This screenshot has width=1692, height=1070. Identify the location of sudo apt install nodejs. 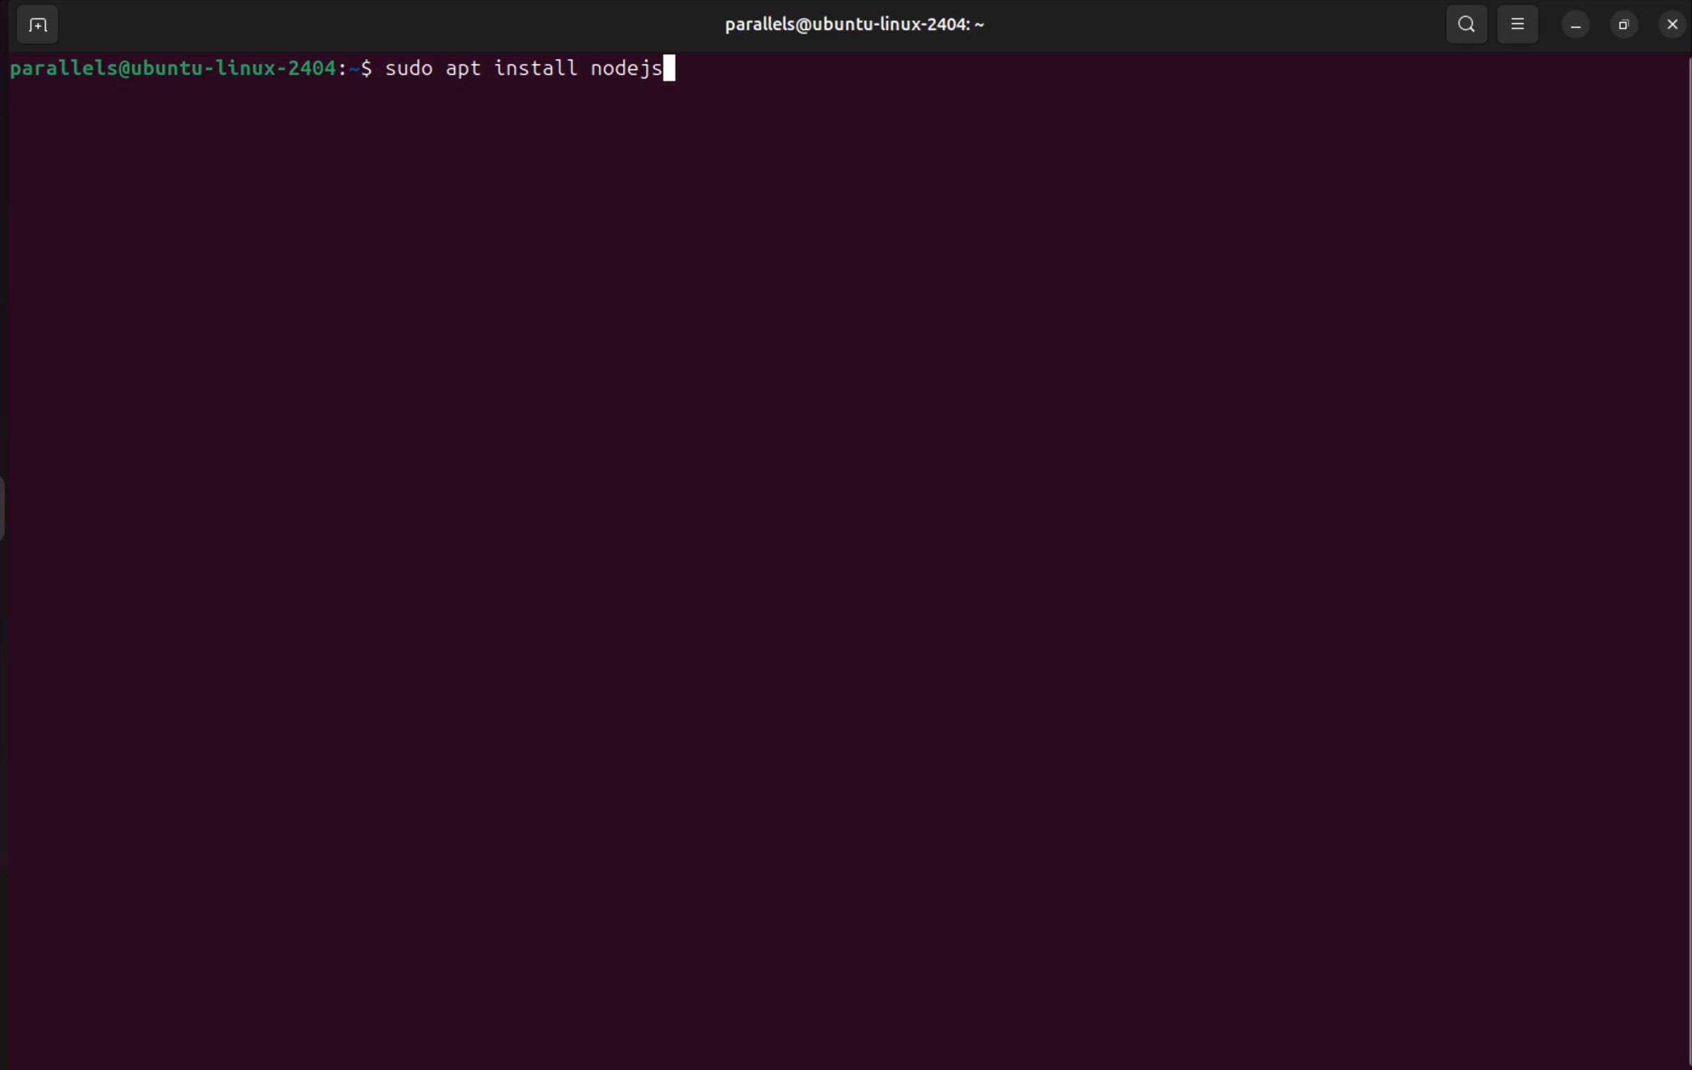
(535, 67).